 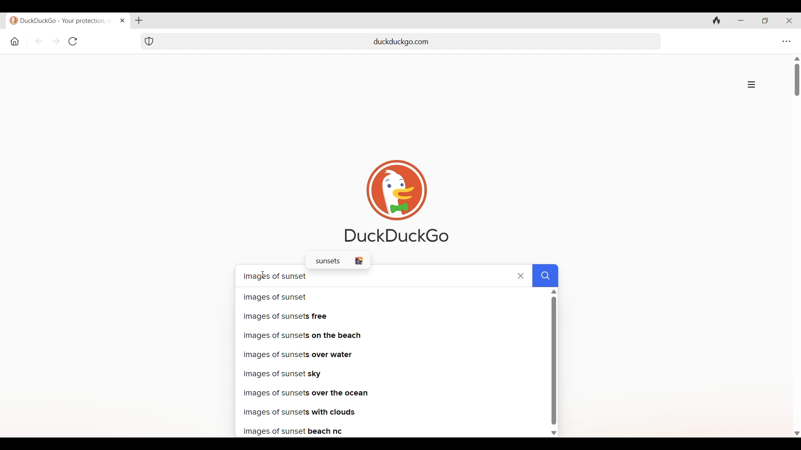 I want to click on Home, so click(x=15, y=42).